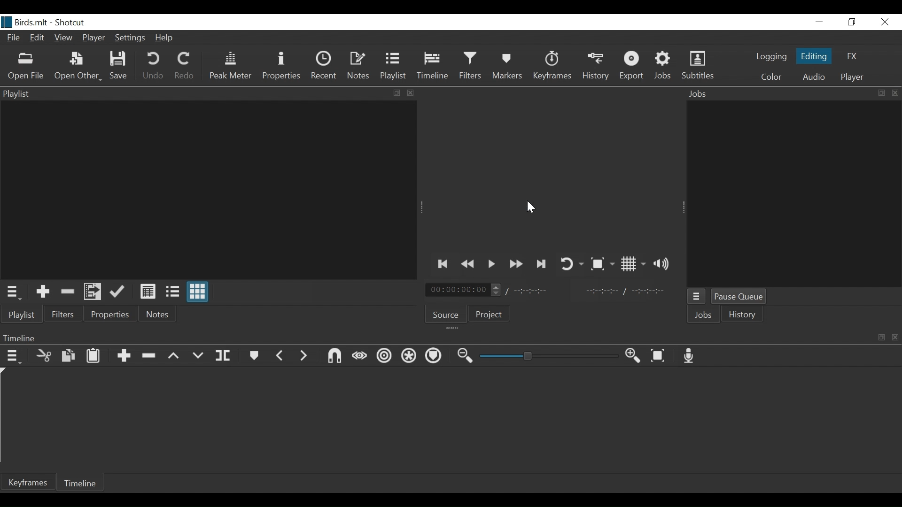  Describe the element at coordinates (466, 290) in the screenshot. I see `Current position` at that location.